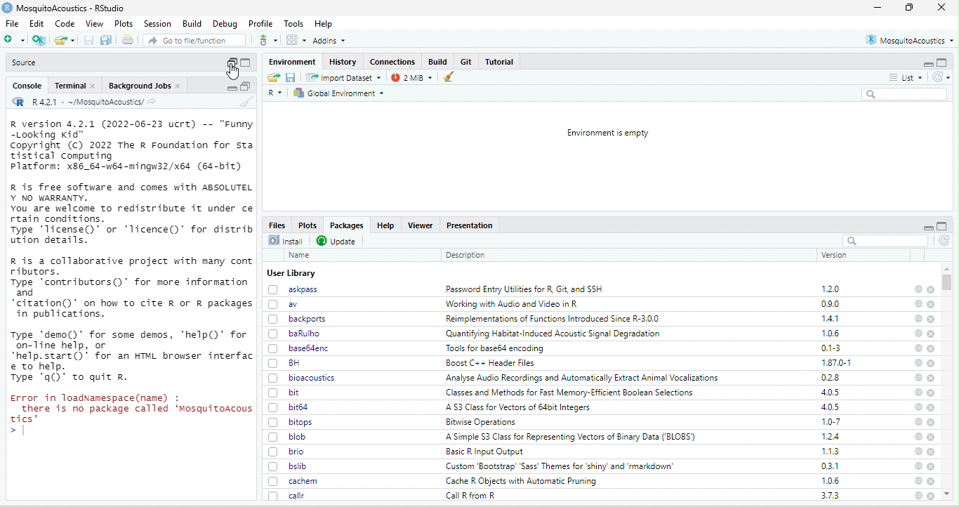 This screenshot has height=507, width=959. What do you see at coordinates (289, 466) in the screenshot?
I see `bslib` at bounding box center [289, 466].